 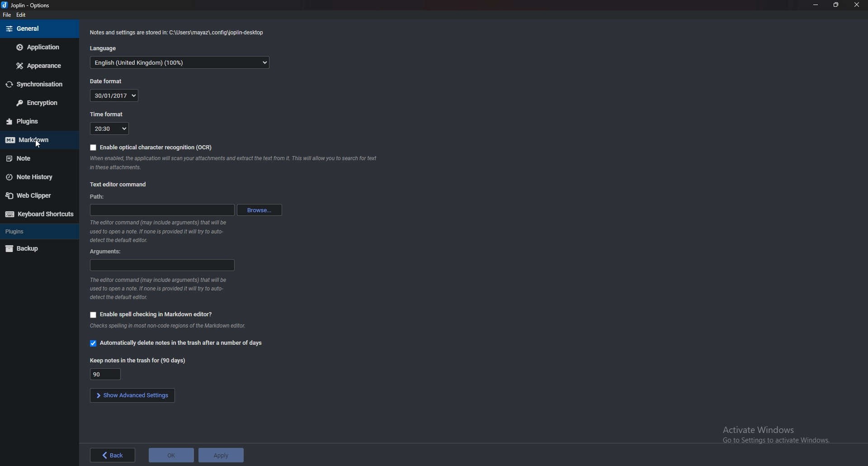 I want to click on info, so click(x=158, y=289).